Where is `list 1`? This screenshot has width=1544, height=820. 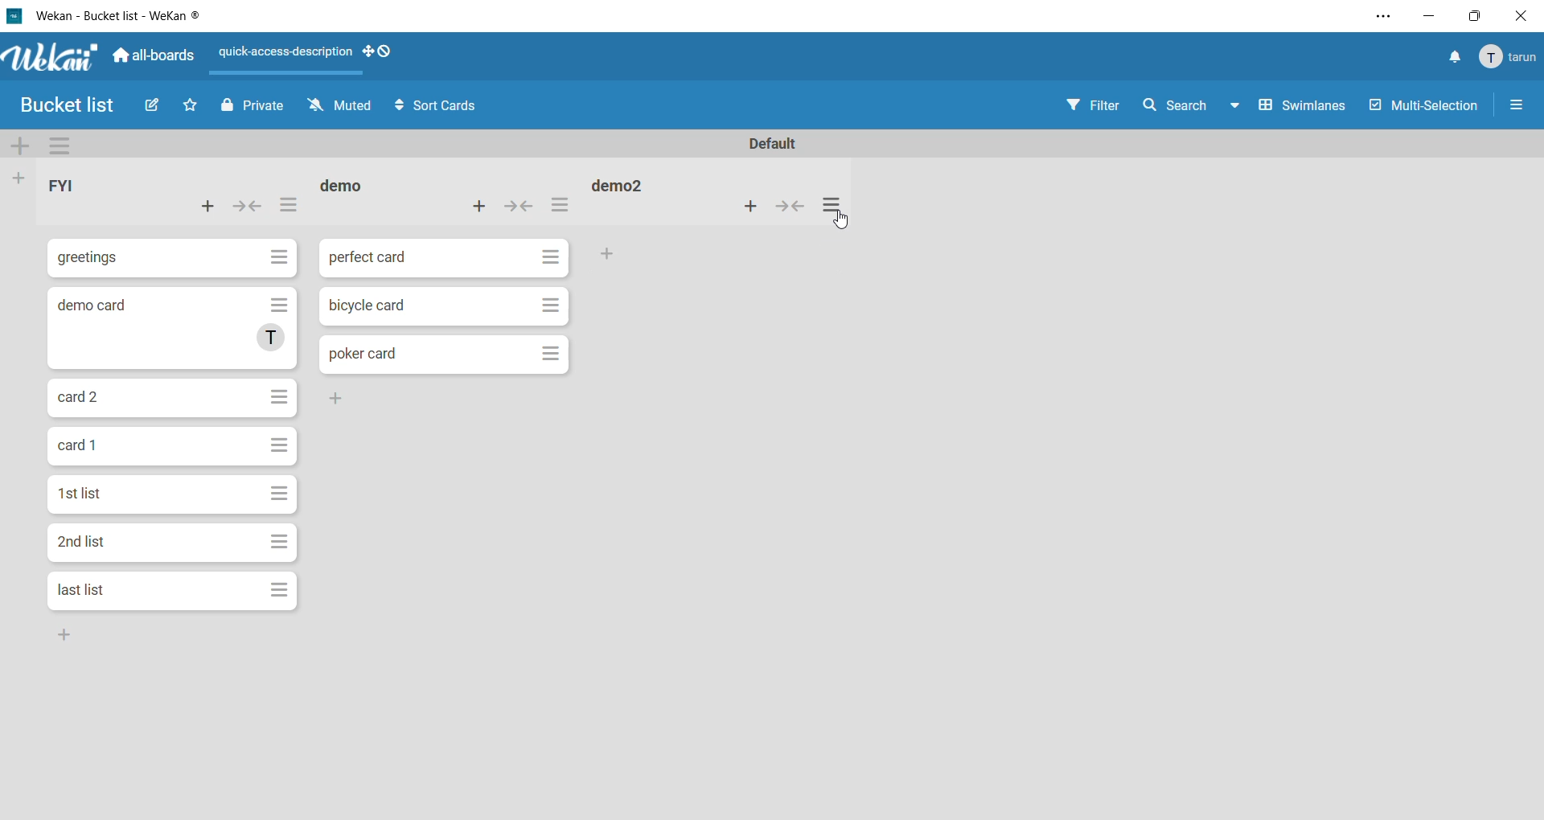
list 1 is located at coordinates (96, 182).